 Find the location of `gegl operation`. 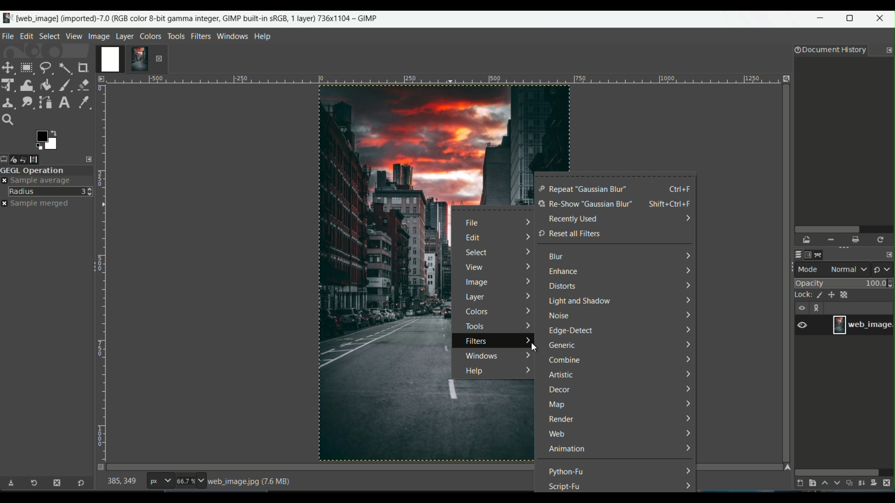

gegl operation is located at coordinates (47, 170).